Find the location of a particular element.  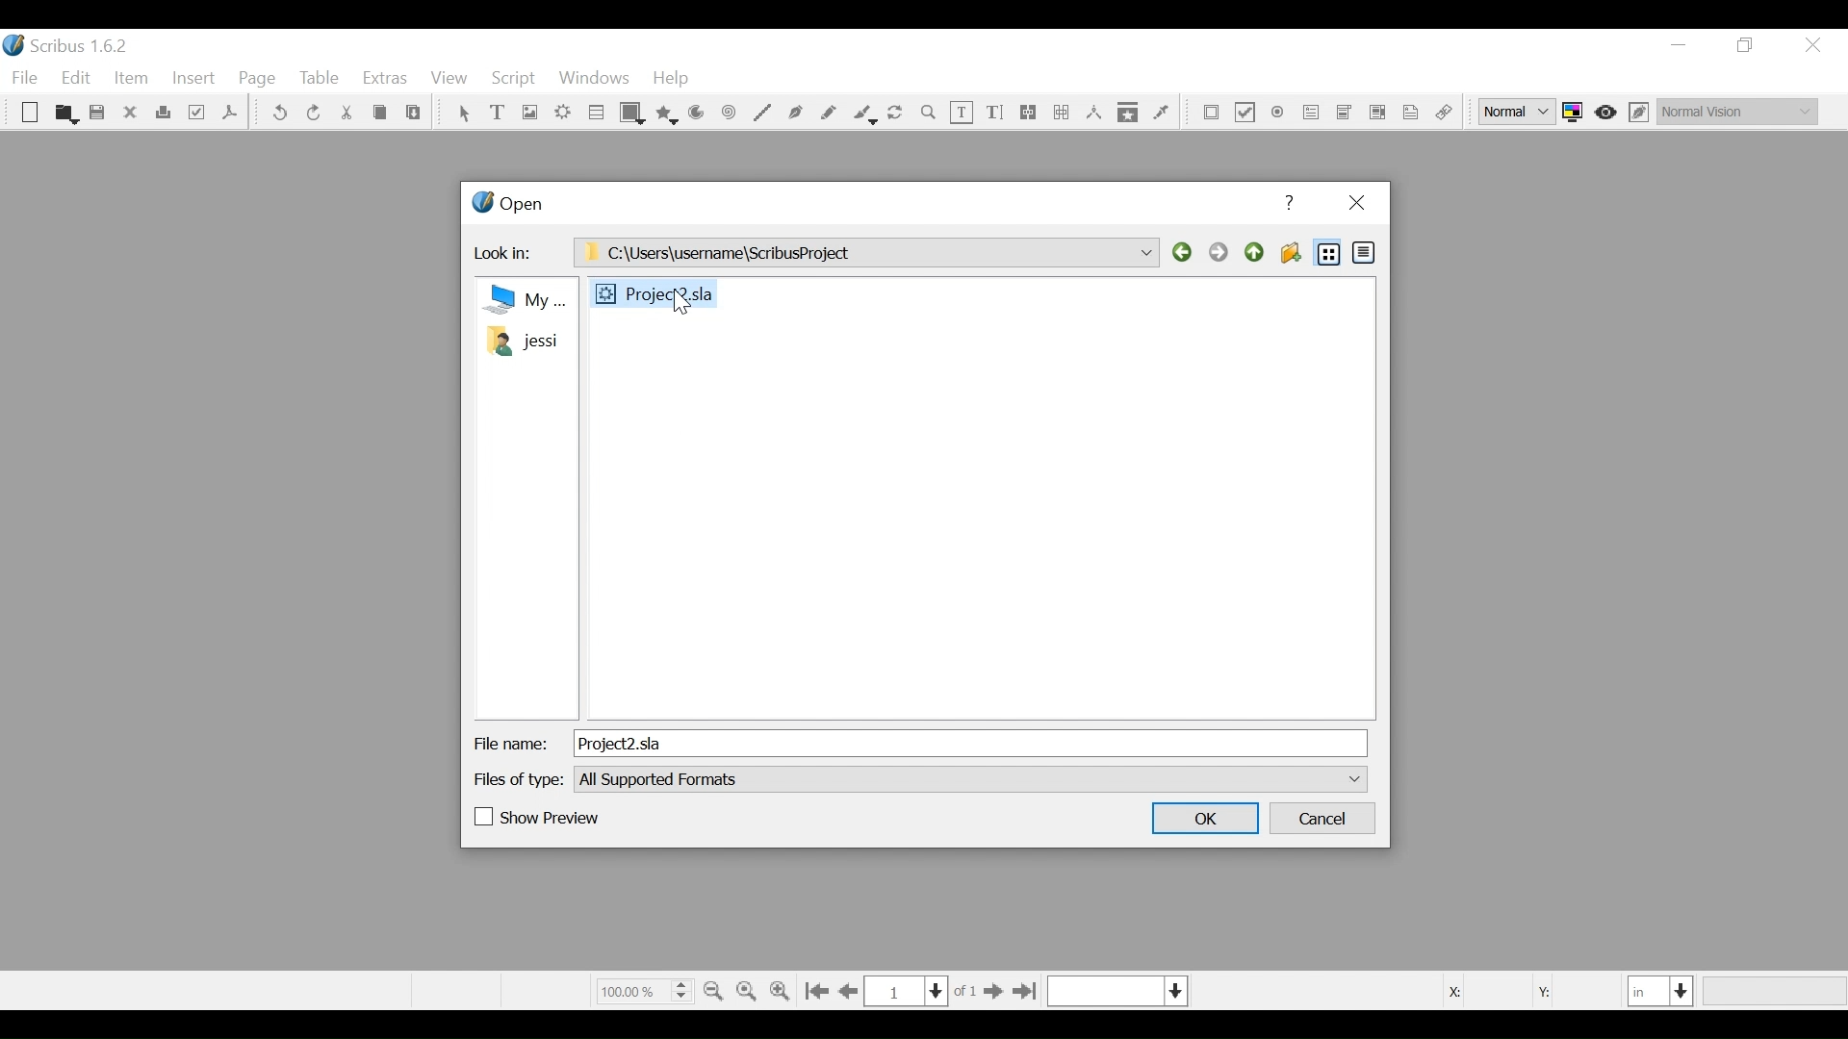

link text frames is located at coordinates (1029, 113).